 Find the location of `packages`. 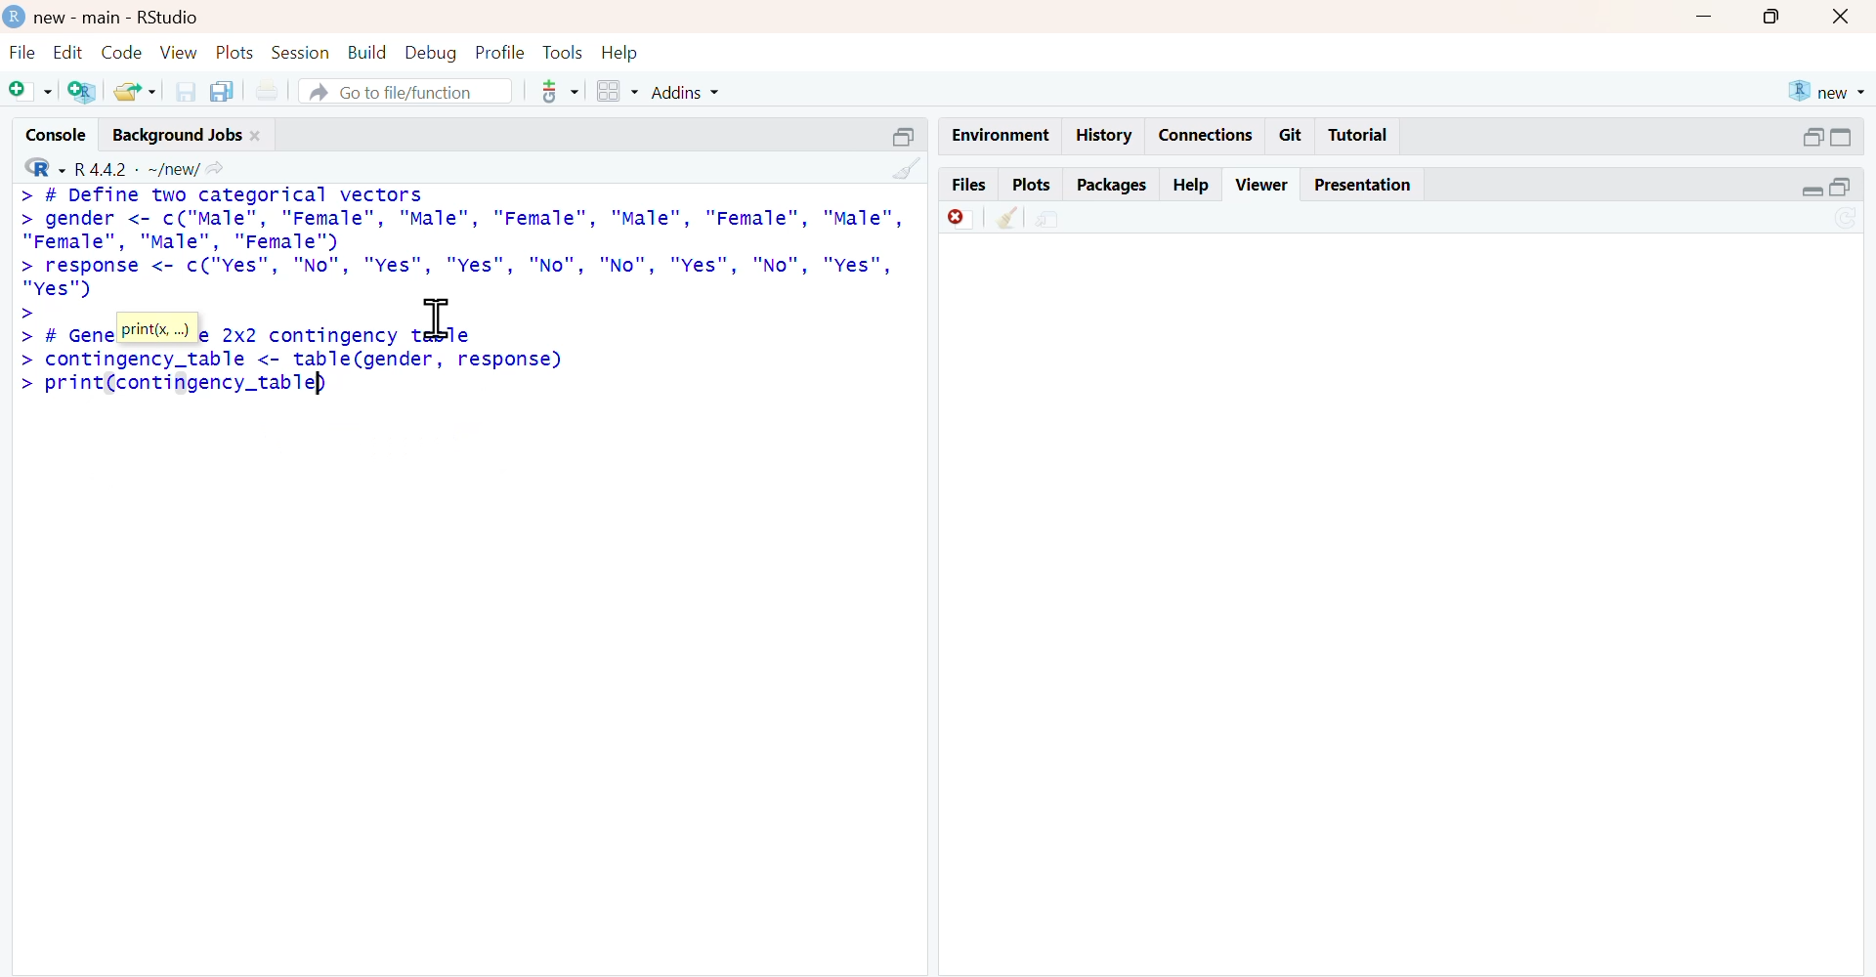

packages is located at coordinates (1114, 186).